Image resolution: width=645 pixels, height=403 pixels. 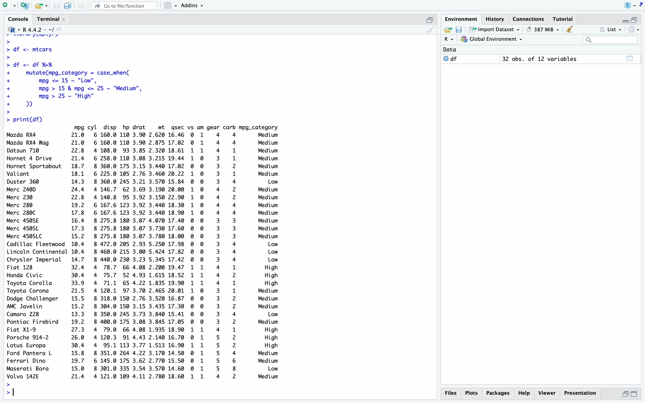 I want to click on clean, so click(x=569, y=29).